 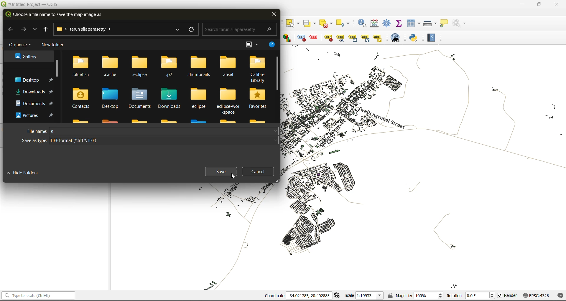 What do you see at coordinates (35, 30) in the screenshot?
I see `explore` at bounding box center [35, 30].